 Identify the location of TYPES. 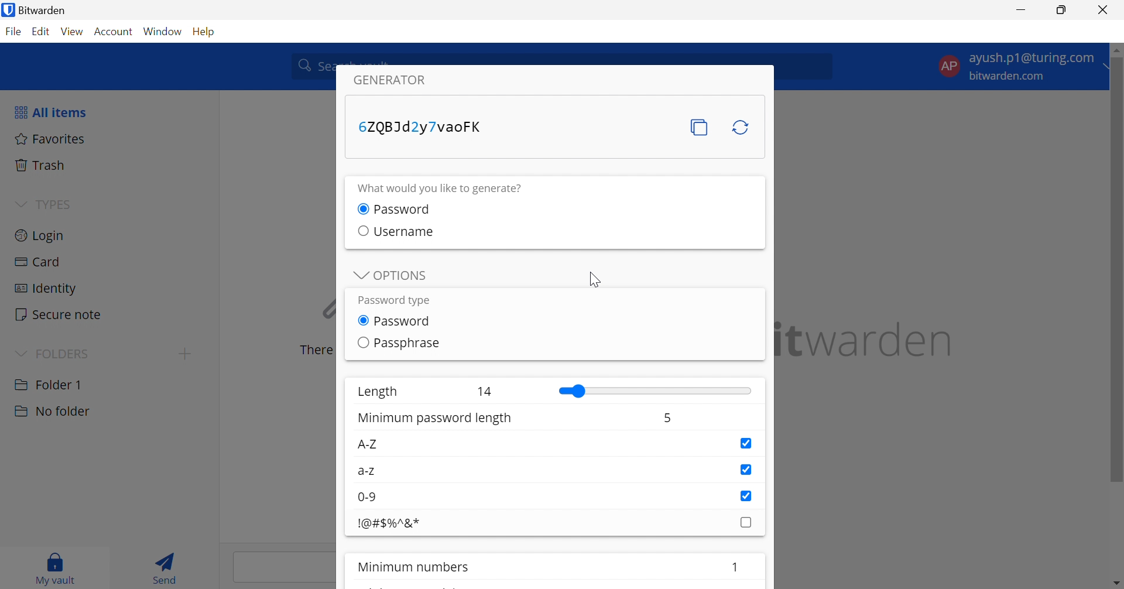
(54, 204).